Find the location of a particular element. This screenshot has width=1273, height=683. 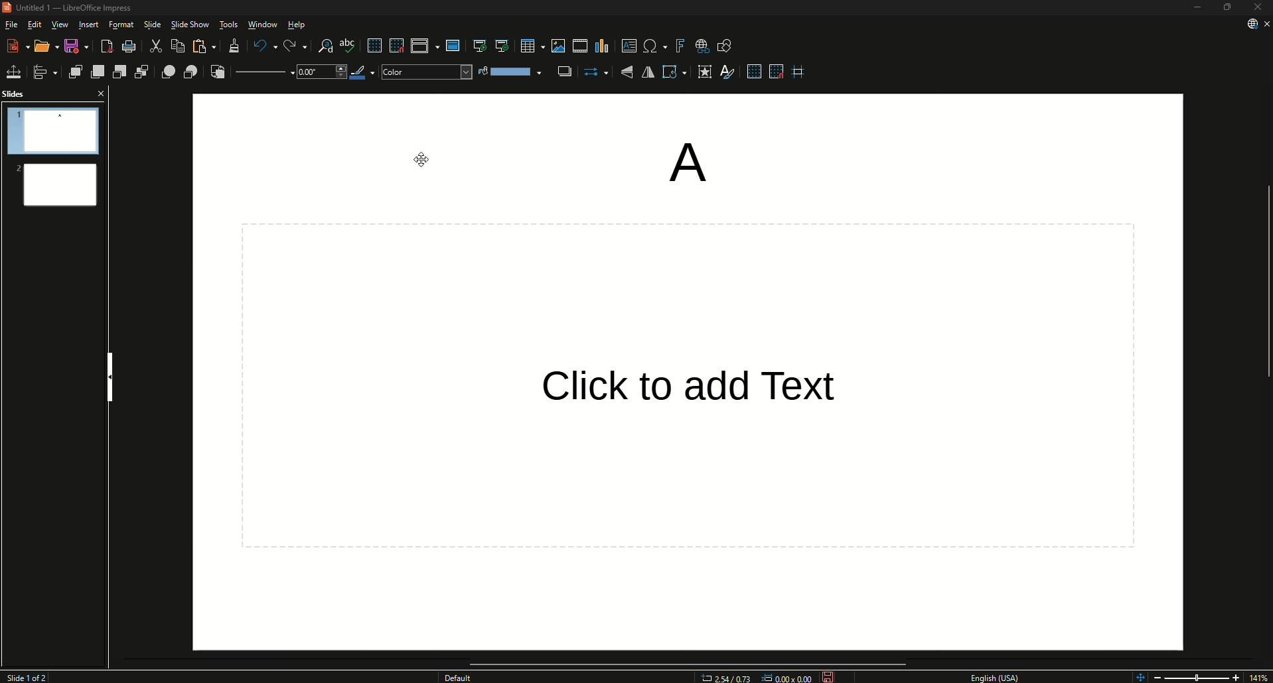

Zoom In is located at coordinates (1236, 675).